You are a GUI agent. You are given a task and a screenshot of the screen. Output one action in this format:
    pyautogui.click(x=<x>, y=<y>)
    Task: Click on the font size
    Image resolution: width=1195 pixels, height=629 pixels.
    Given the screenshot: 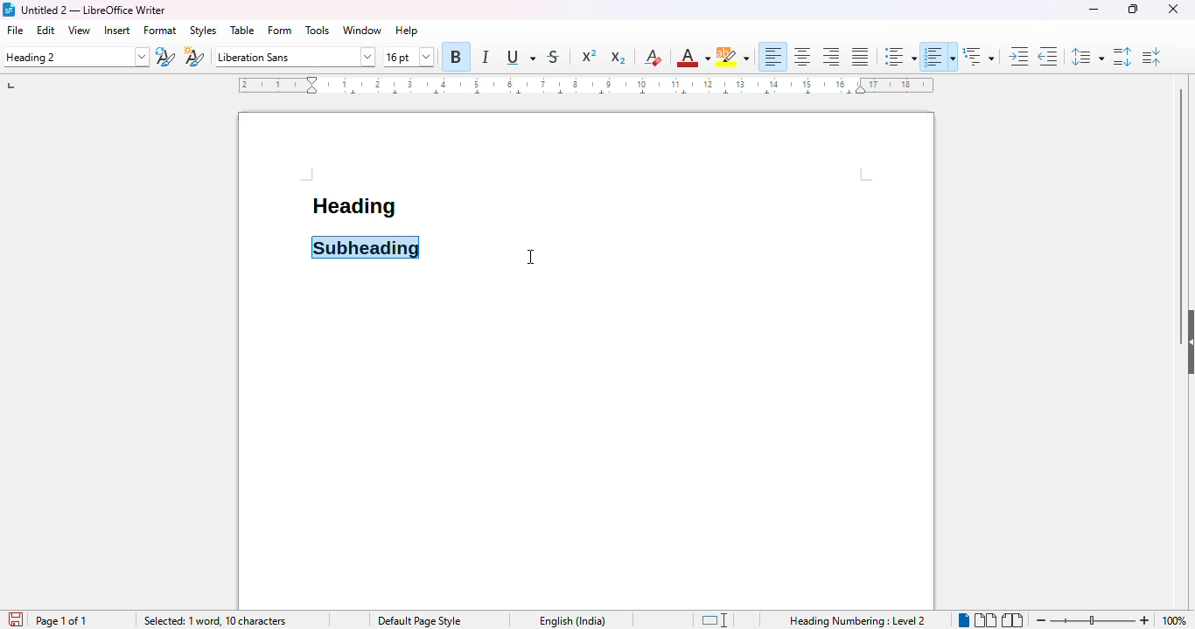 What is the action you would take?
    pyautogui.click(x=409, y=58)
    